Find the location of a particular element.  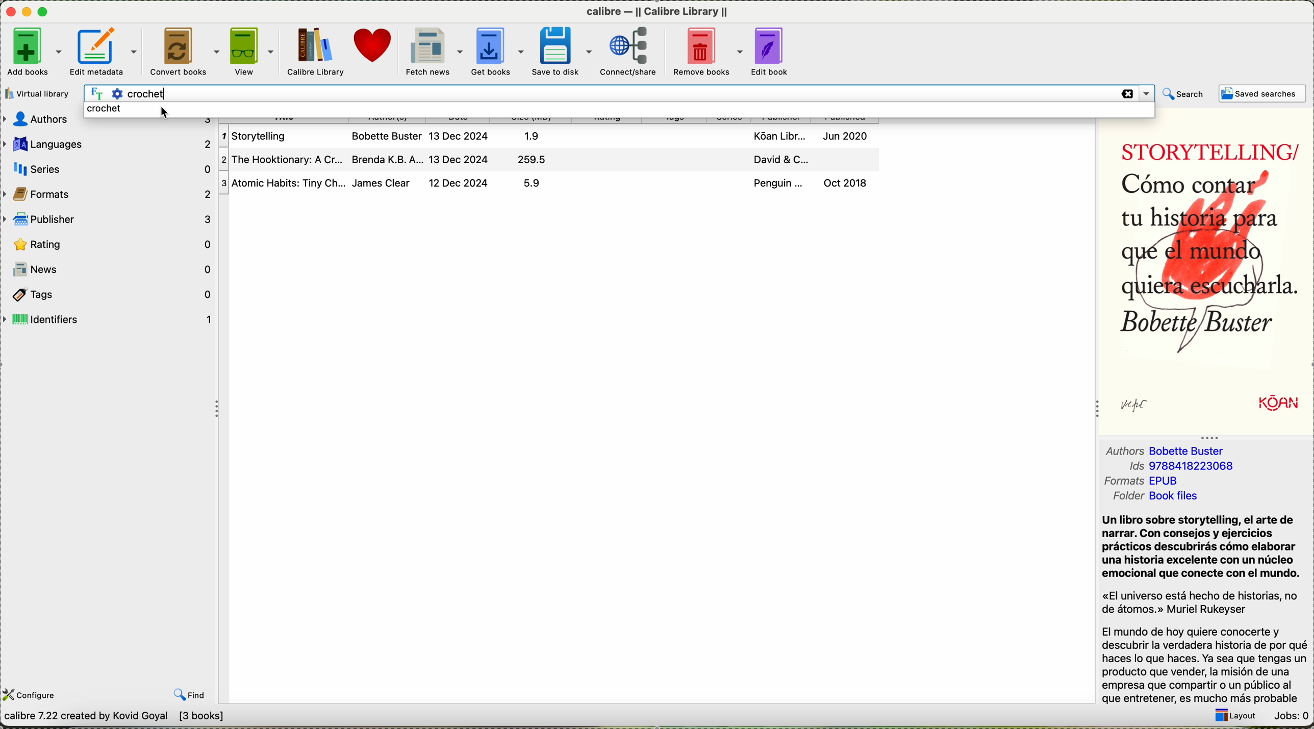

Como contar tu historia para que el mundo quiera escucharla Bobette buster is located at coordinates (1204, 263).